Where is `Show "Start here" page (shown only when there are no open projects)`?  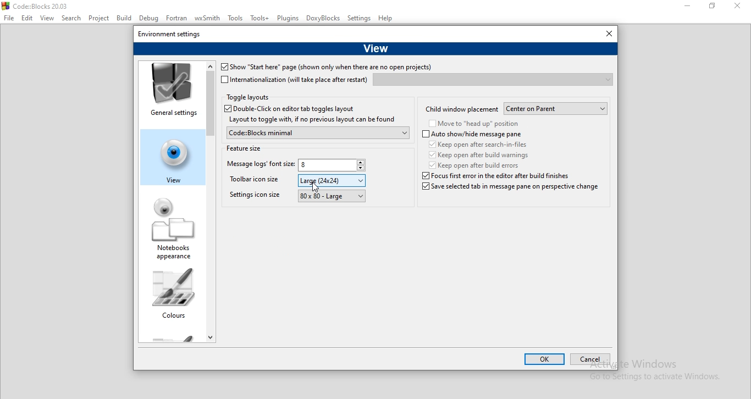 Show "Start here" page (shown only when there are no open projects) is located at coordinates (325, 68).